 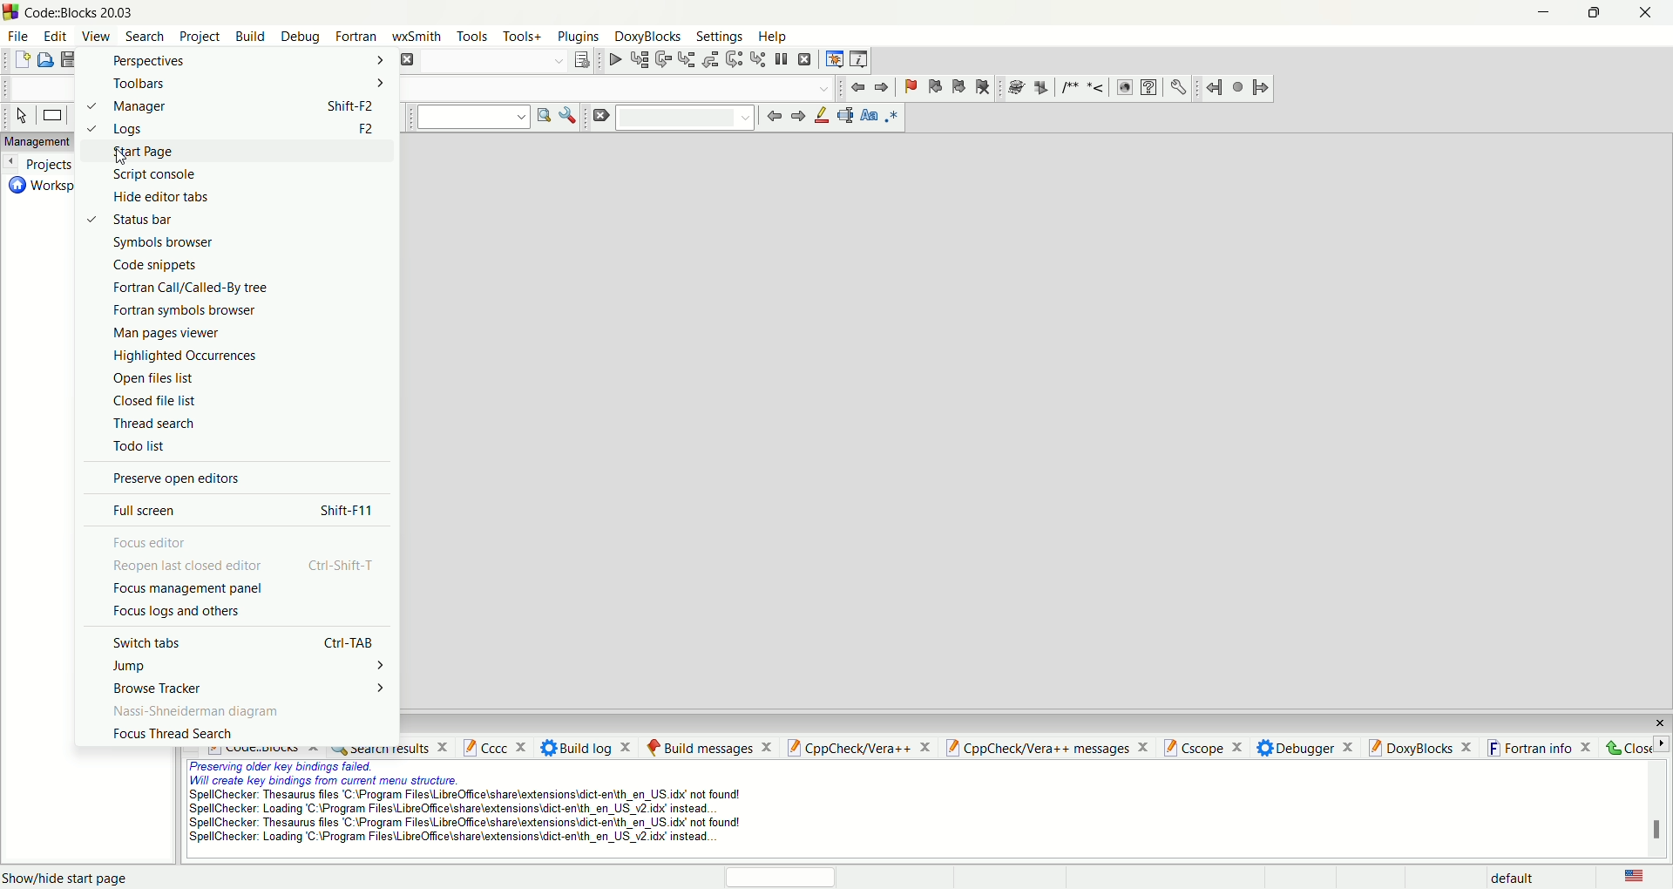 I want to click on perspectives, so click(x=240, y=61).